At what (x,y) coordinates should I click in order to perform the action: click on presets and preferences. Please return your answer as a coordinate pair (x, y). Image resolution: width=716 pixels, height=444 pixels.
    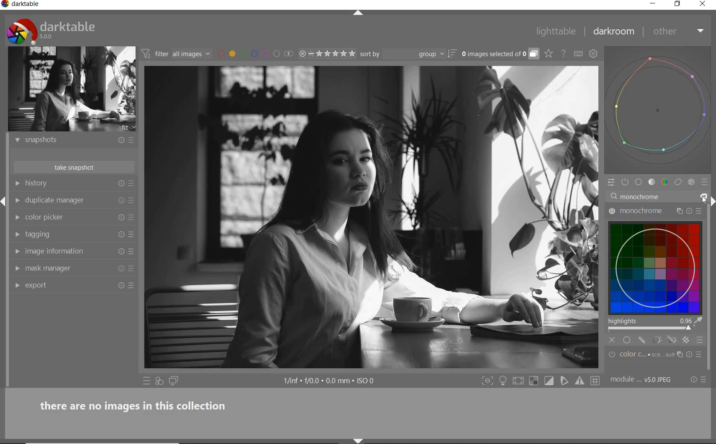
    Looking at the image, I should click on (131, 140).